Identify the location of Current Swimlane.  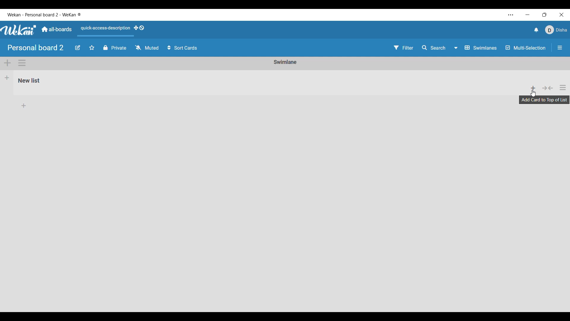
(285, 62).